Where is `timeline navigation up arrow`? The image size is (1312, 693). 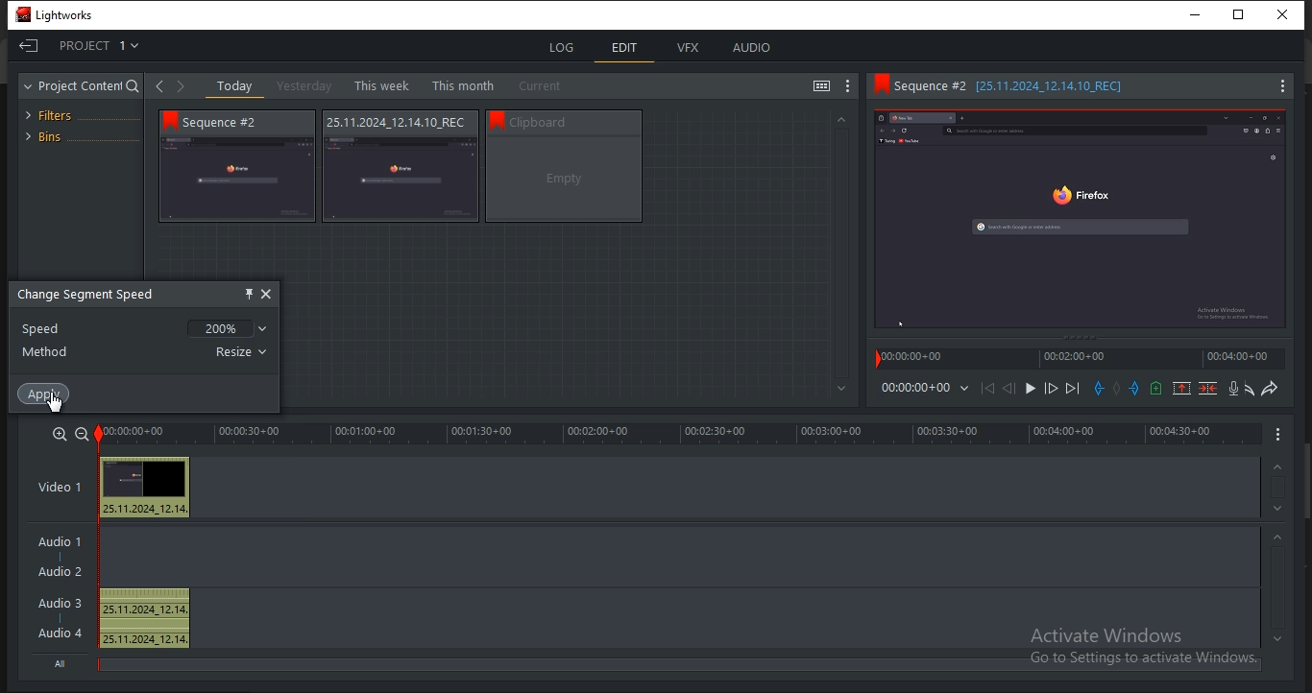
timeline navigation up arrow is located at coordinates (1277, 537).